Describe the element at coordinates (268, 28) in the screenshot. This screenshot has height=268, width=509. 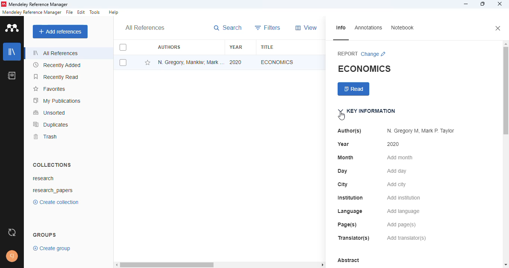
I see `filters` at that location.